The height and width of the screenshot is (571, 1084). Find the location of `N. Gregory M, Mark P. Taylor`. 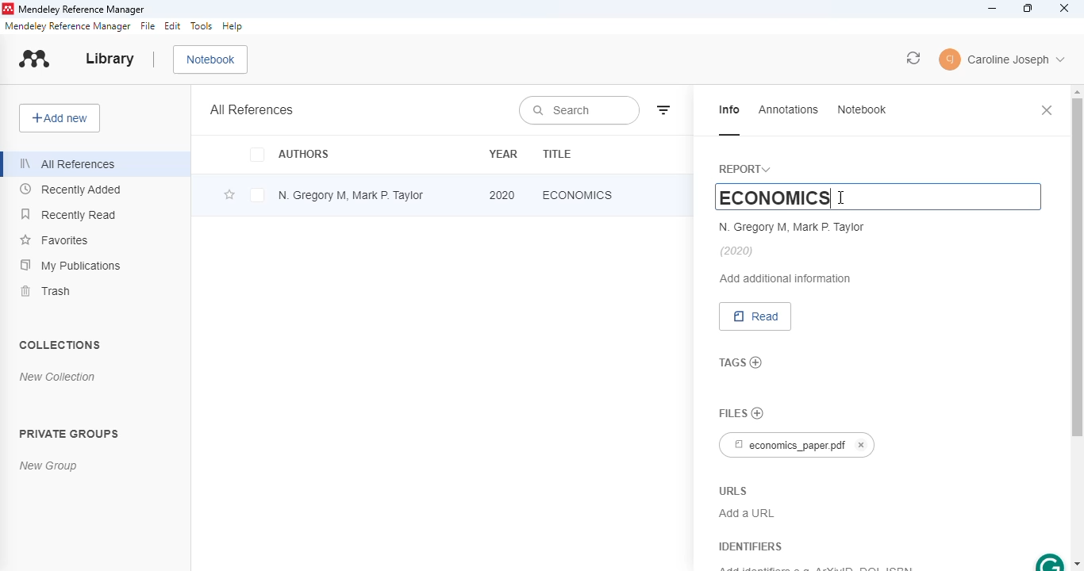

N. Gregory M, Mark P. Taylor is located at coordinates (793, 227).